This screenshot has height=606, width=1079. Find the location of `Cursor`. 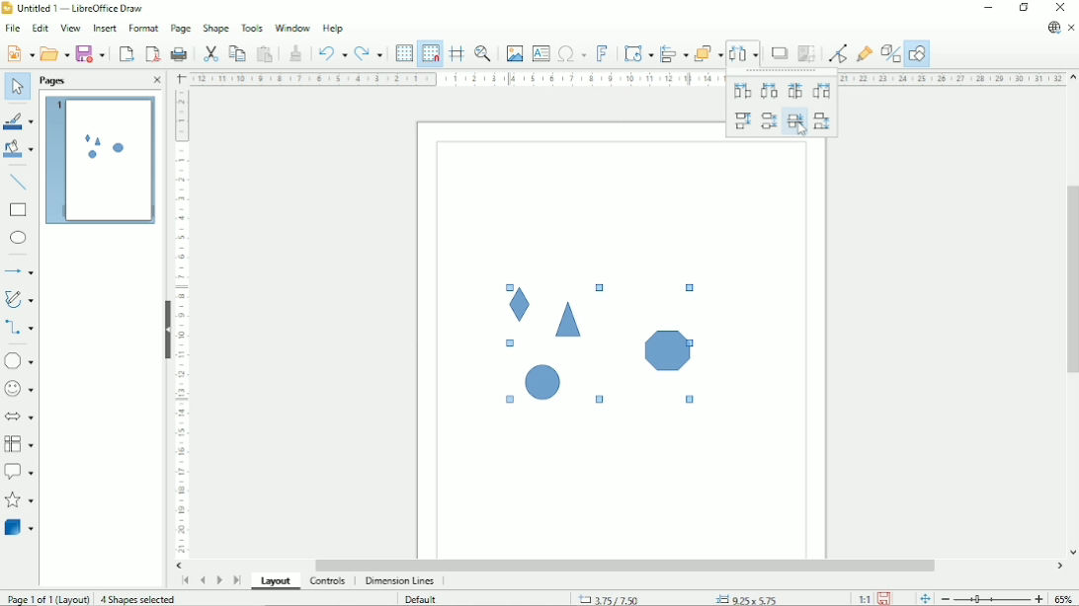

Cursor is located at coordinates (800, 129).